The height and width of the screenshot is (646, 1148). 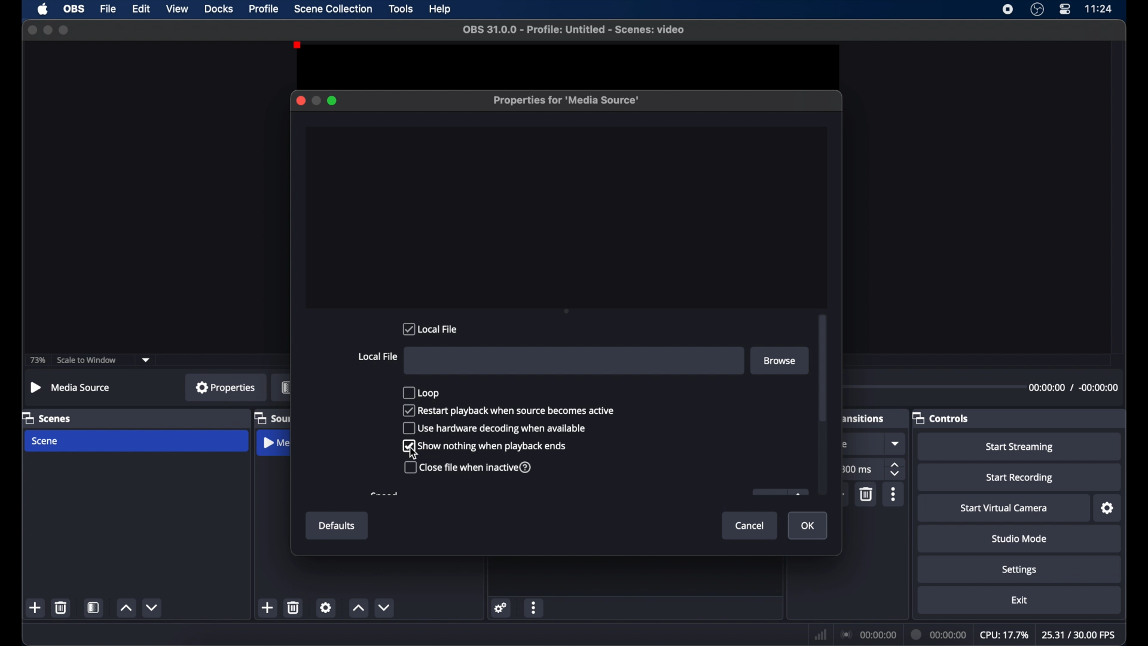 I want to click on scene transitions, so click(x=865, y=419).